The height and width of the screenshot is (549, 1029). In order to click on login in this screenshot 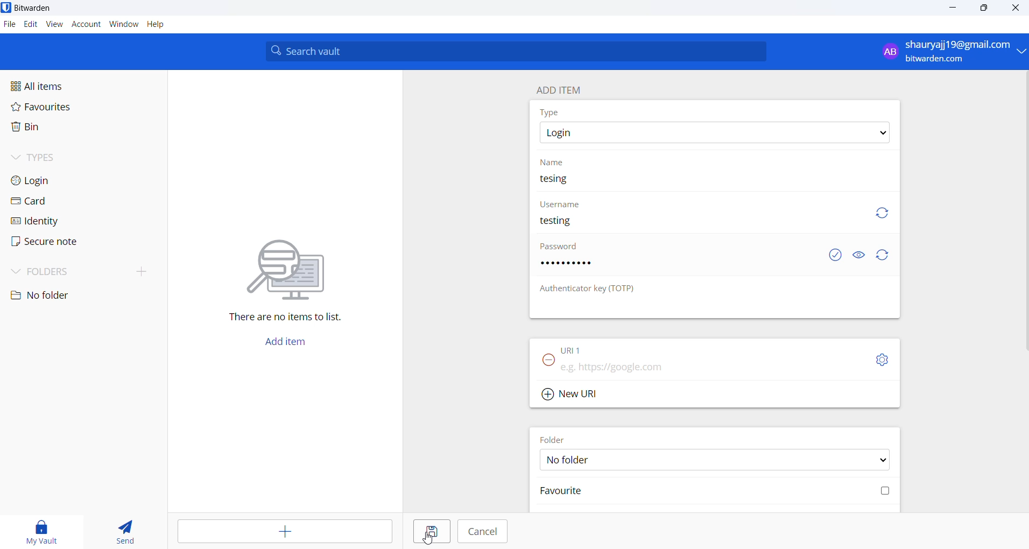, I will do `click(63, 182)`.